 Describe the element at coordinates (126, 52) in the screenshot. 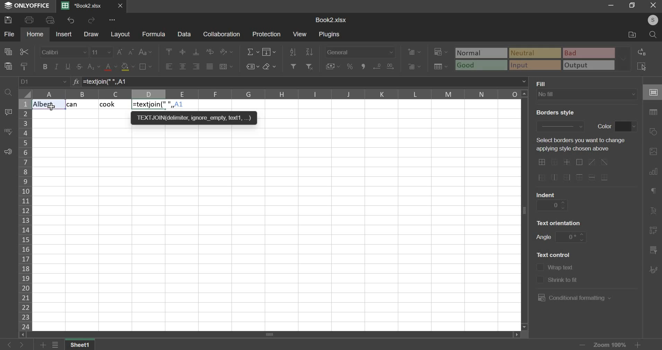

I see `font size change` at that location.